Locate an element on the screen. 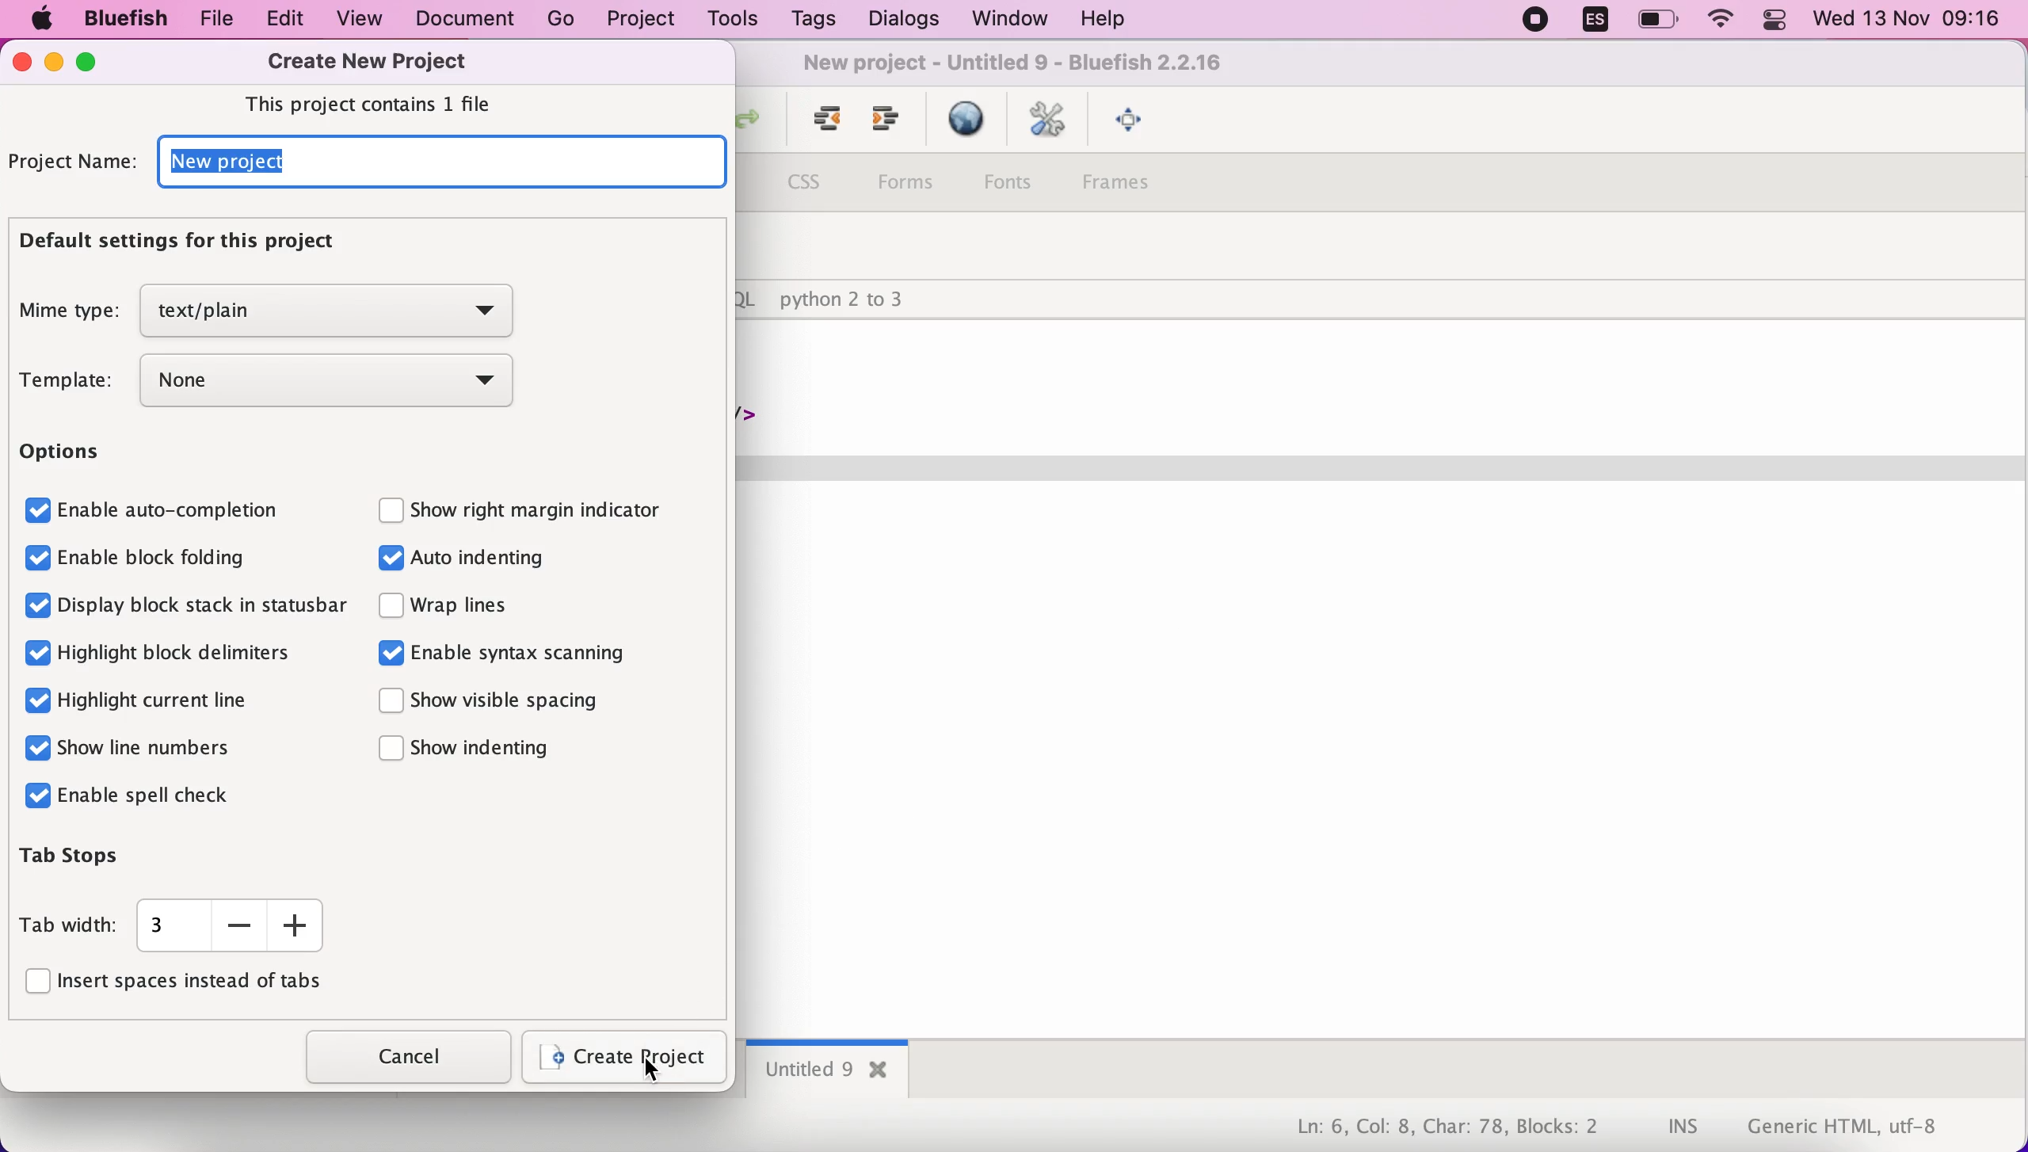 The height and width of the screenshot is (1152, 2028). maximize is located at coordinates (95, 62).